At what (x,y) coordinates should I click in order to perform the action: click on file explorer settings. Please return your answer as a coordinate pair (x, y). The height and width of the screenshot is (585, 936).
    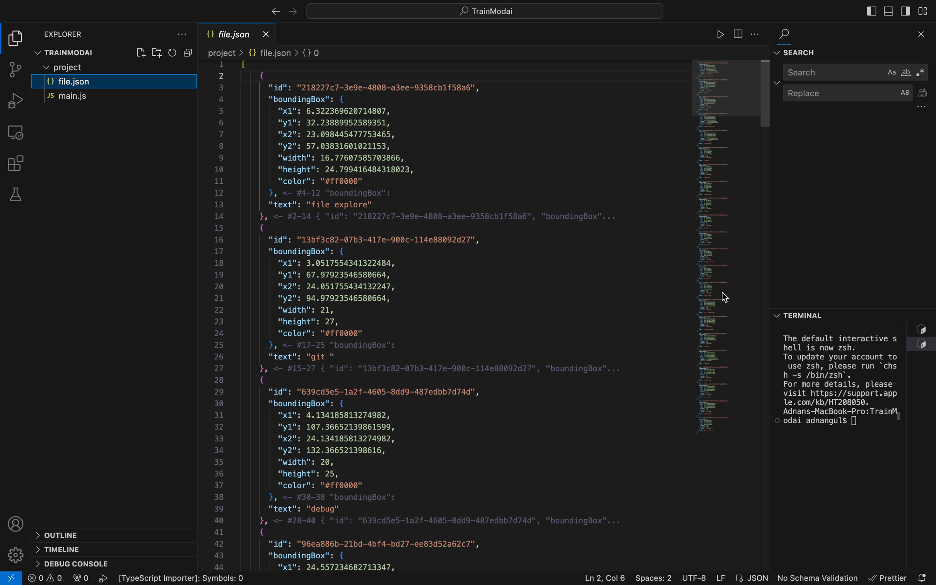
    Looking at the image, I should click on (181, 34).